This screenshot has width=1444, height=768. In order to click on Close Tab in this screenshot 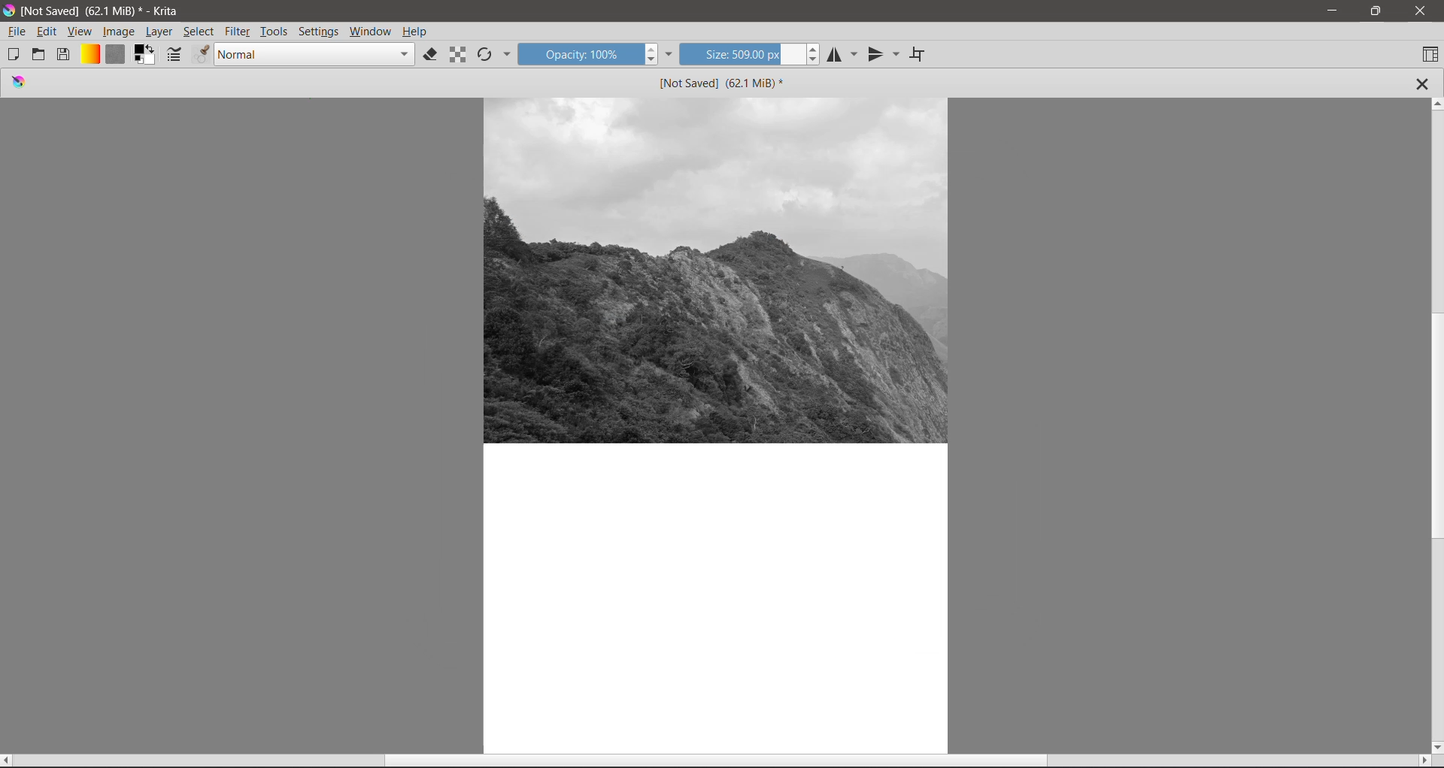, I will do `click(1423, 83)`.